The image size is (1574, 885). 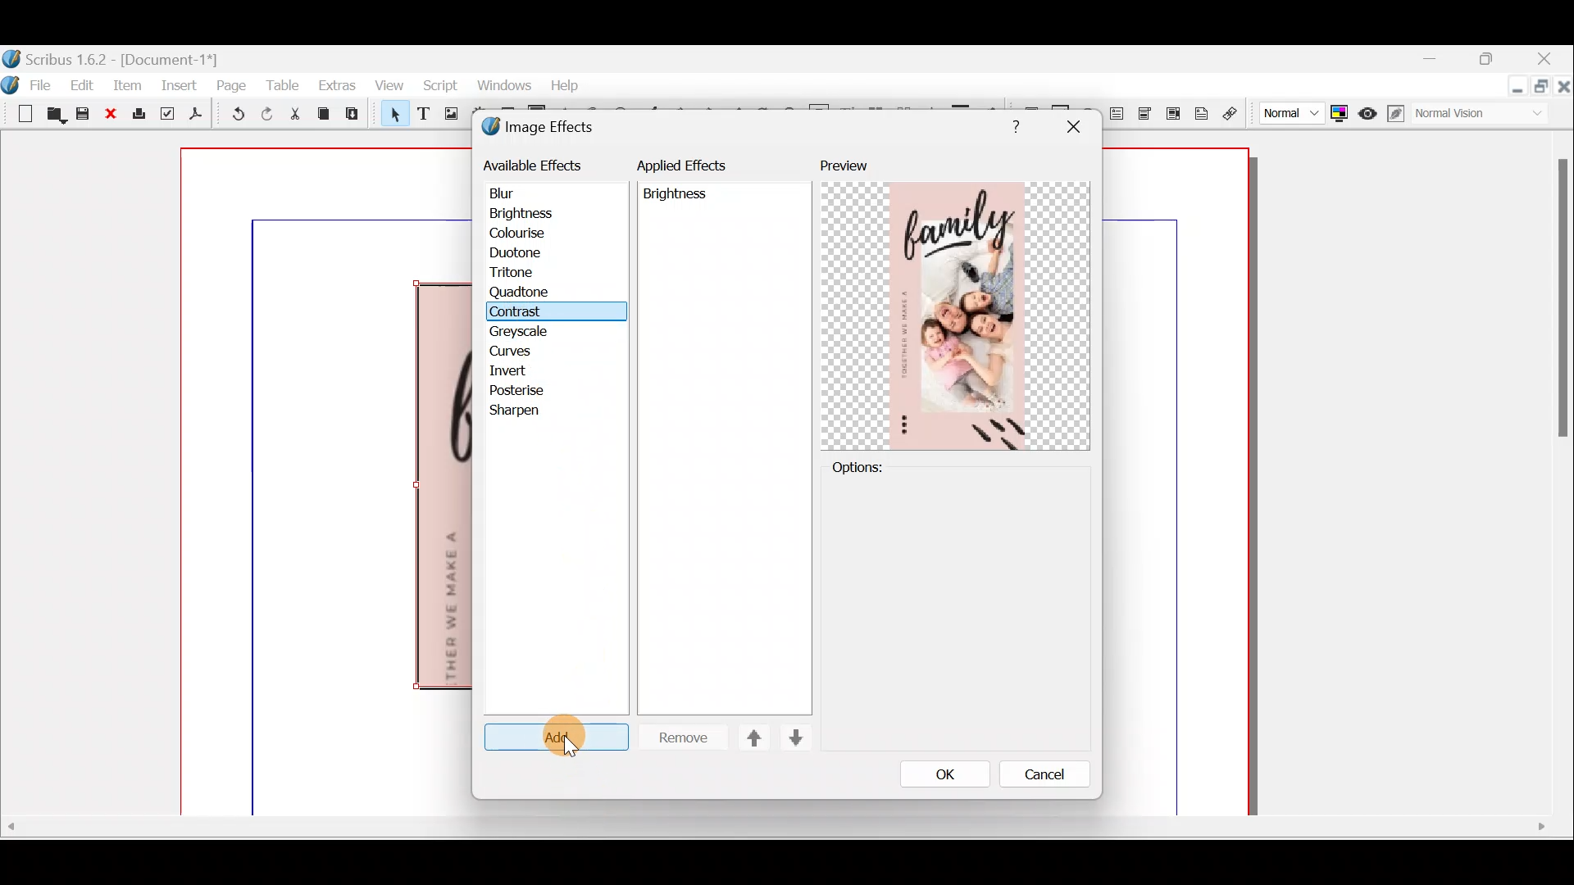 I want to click on Cancel, so click(x=1034, y=778).